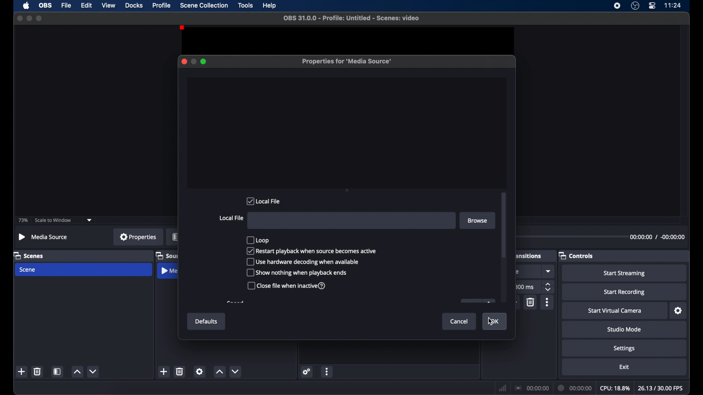 The width and height of the screenshot is (703, 395). I want to click on settings, so click(307, 372).